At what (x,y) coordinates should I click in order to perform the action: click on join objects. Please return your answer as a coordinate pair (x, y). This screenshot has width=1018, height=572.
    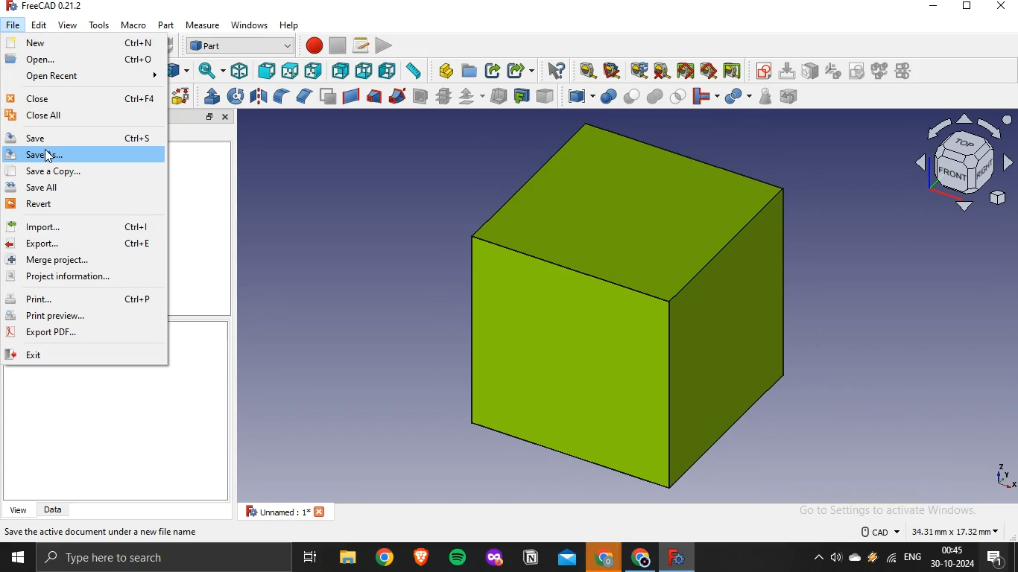
    Looking at the image, I should click on (704, 95).